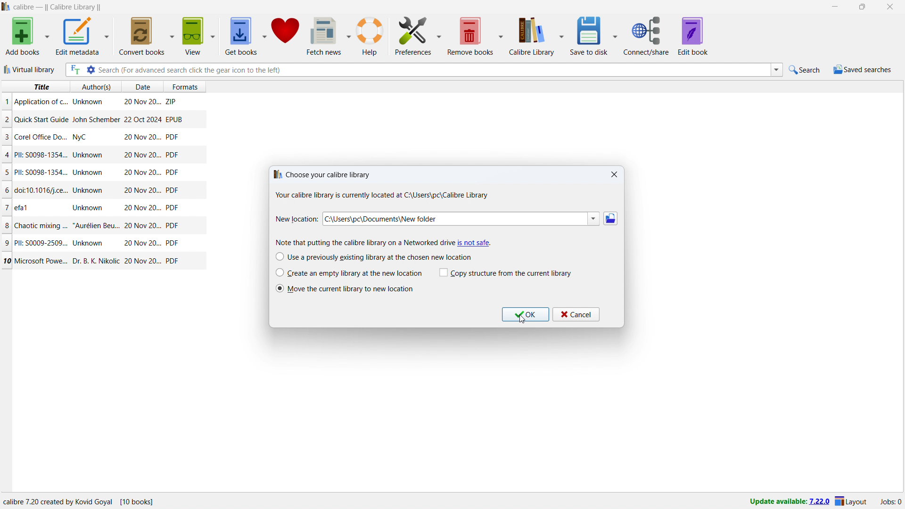  I want to click on New location, so click(296, 219).